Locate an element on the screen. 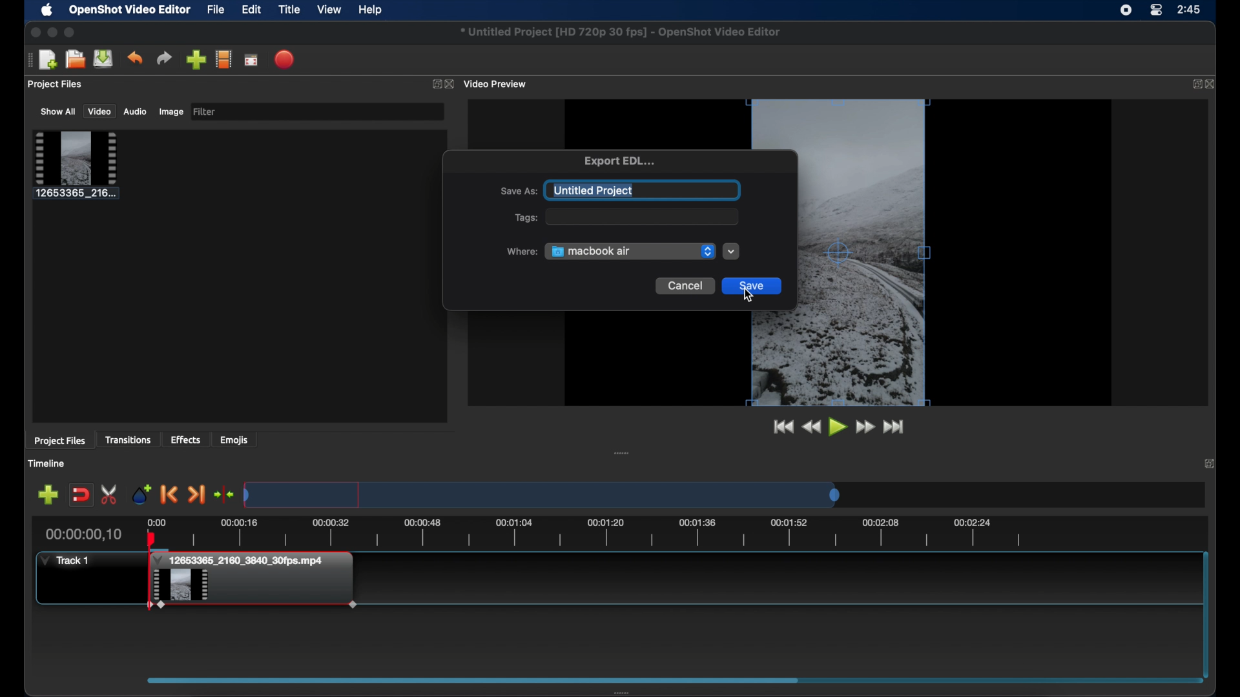 The width and height of the screenshot is (1240, 697). audio is located at coordinates (136, 112).